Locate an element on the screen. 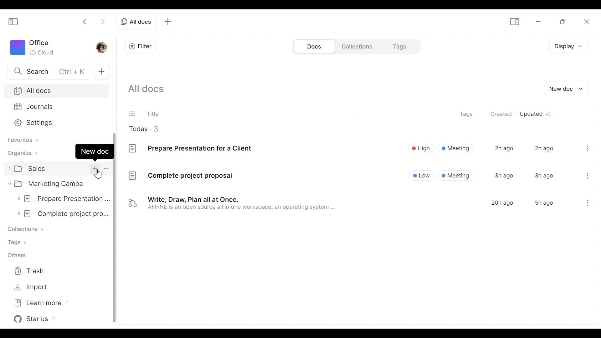 The image size is (601, 338). (un)select is located at coordinates (132, 113).